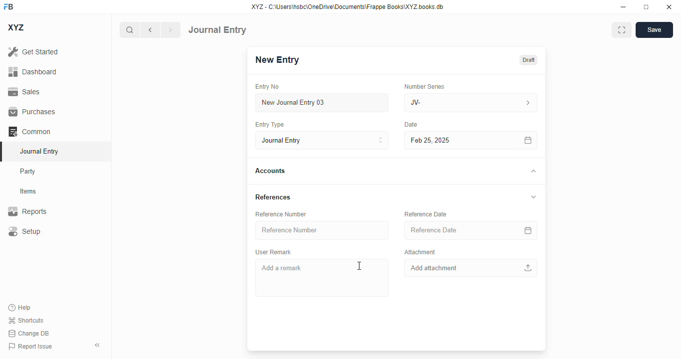 The width and height of the screenshot is (681, 359). Describe the element at coordinates (150, 30) in the screenshot. I see `previous` at that location.